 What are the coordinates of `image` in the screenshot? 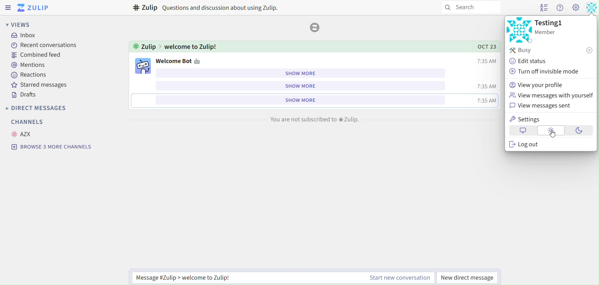 It's located at (520, 30).